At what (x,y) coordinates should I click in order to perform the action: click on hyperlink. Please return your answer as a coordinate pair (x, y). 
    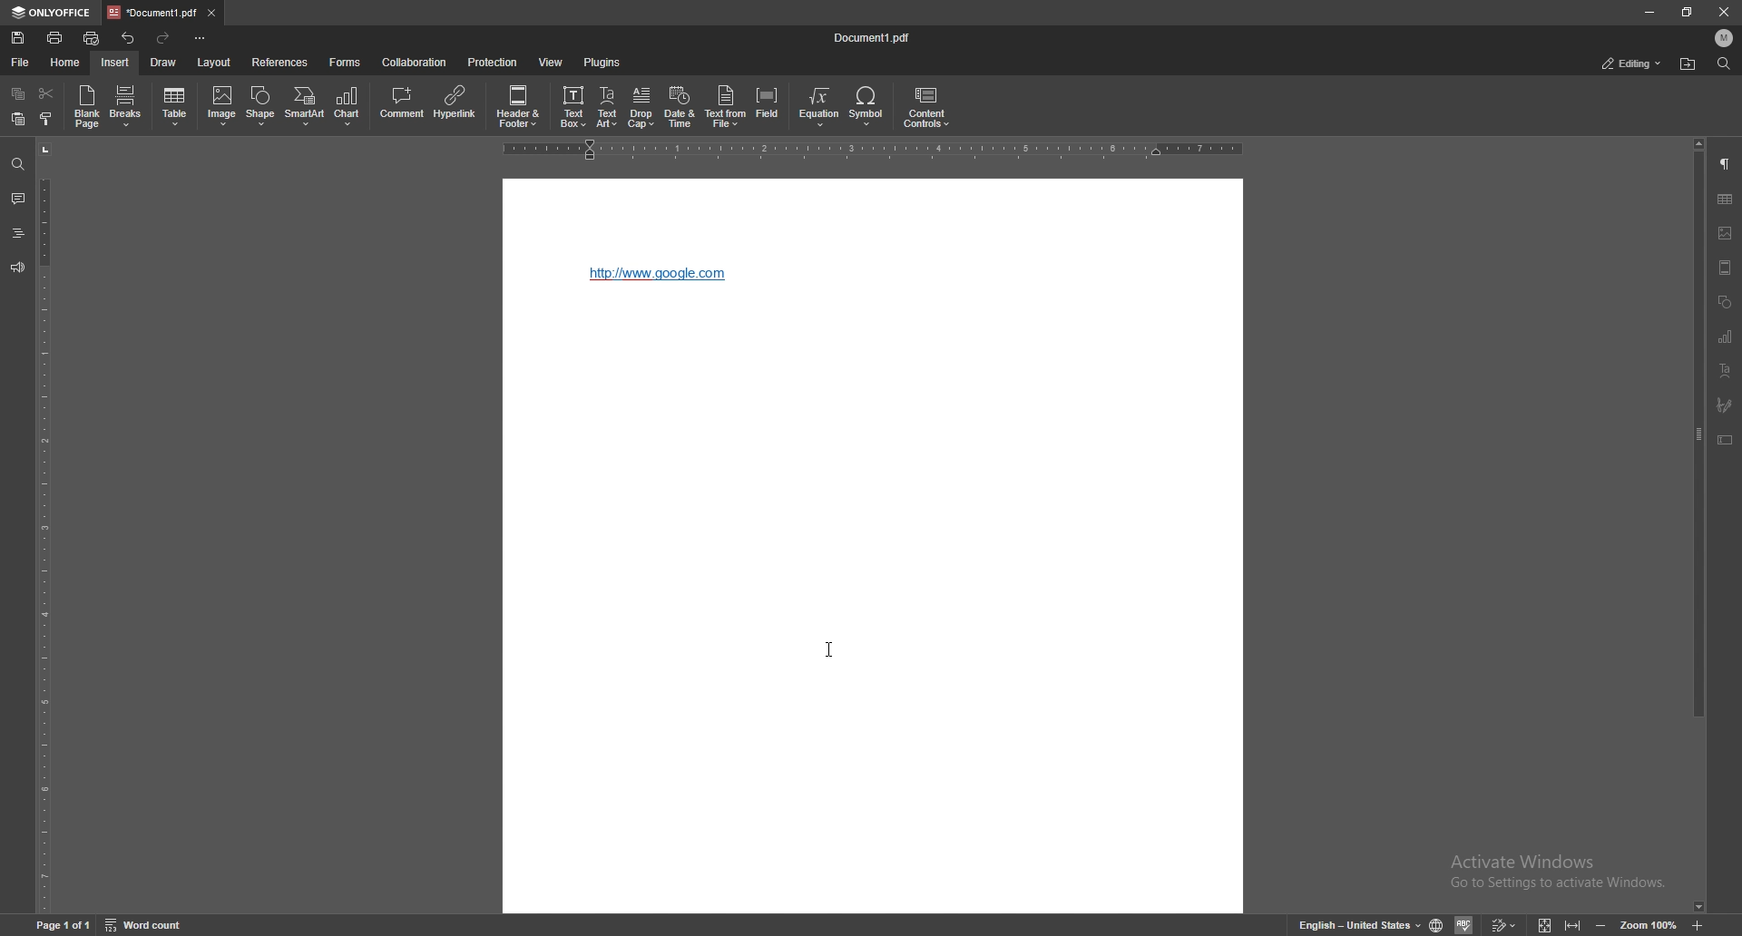
    Looking at the image, I should click on (456, 103).